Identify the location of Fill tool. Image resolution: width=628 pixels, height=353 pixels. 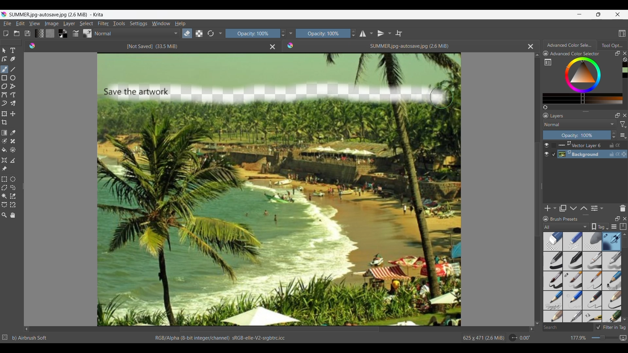
(5, 150).